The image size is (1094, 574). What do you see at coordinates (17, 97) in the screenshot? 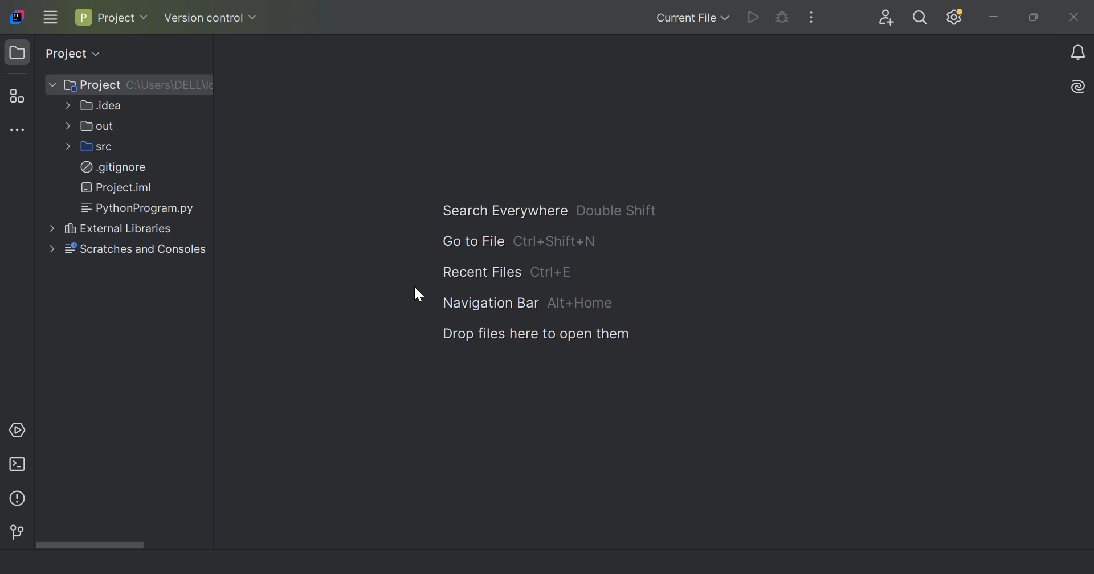
I see `Structure` at bounding box center [17, 97].